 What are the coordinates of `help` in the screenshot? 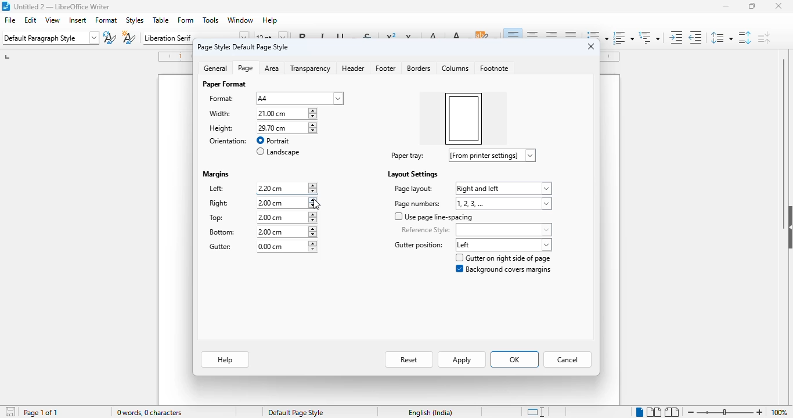 It's located at (270, 20).